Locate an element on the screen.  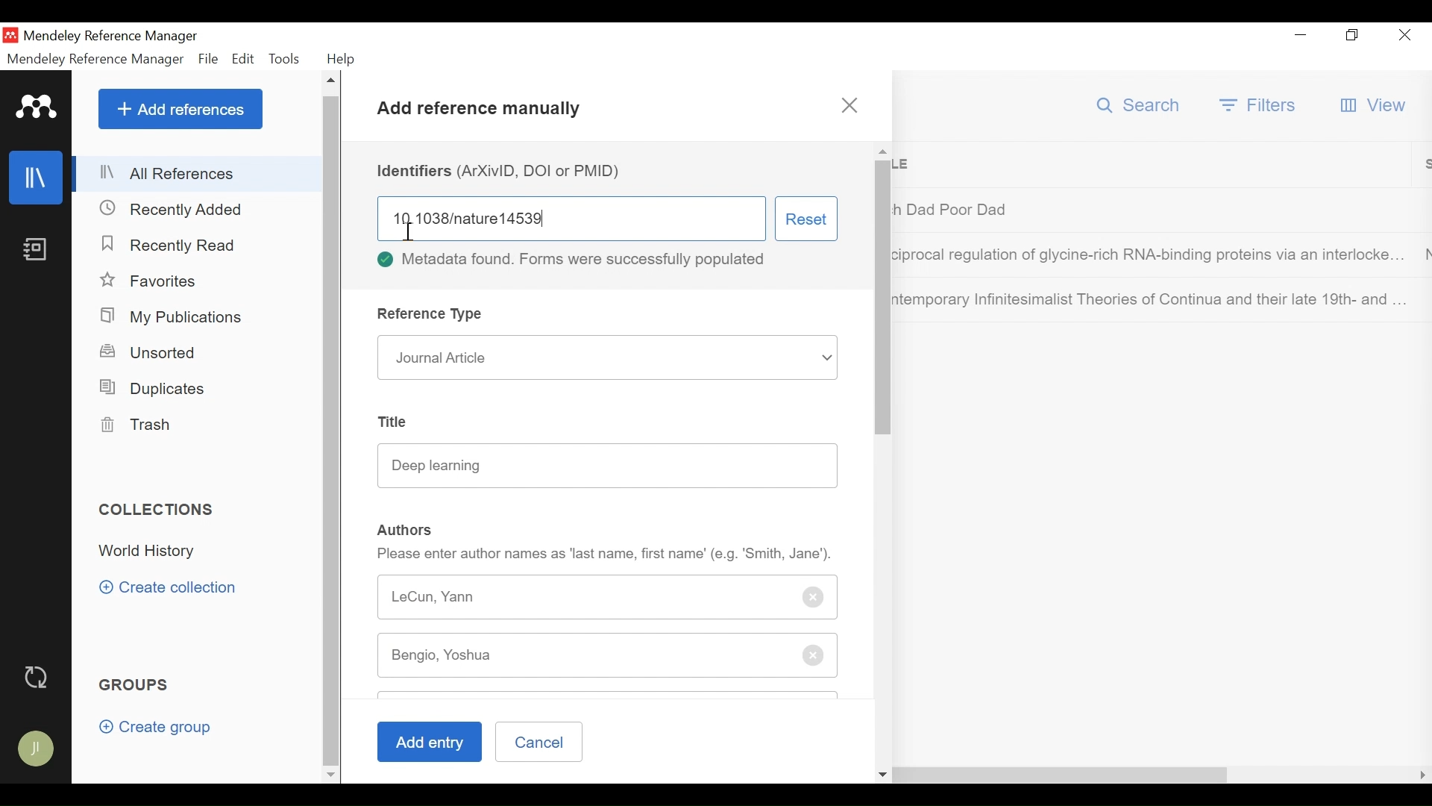
Mendeley Reference Manager is located at coordinates (96, 59).